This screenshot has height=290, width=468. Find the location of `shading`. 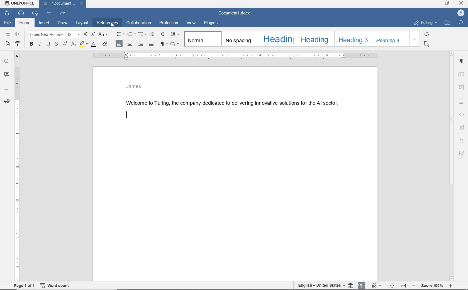

shading is located at coordinates (175, 44).